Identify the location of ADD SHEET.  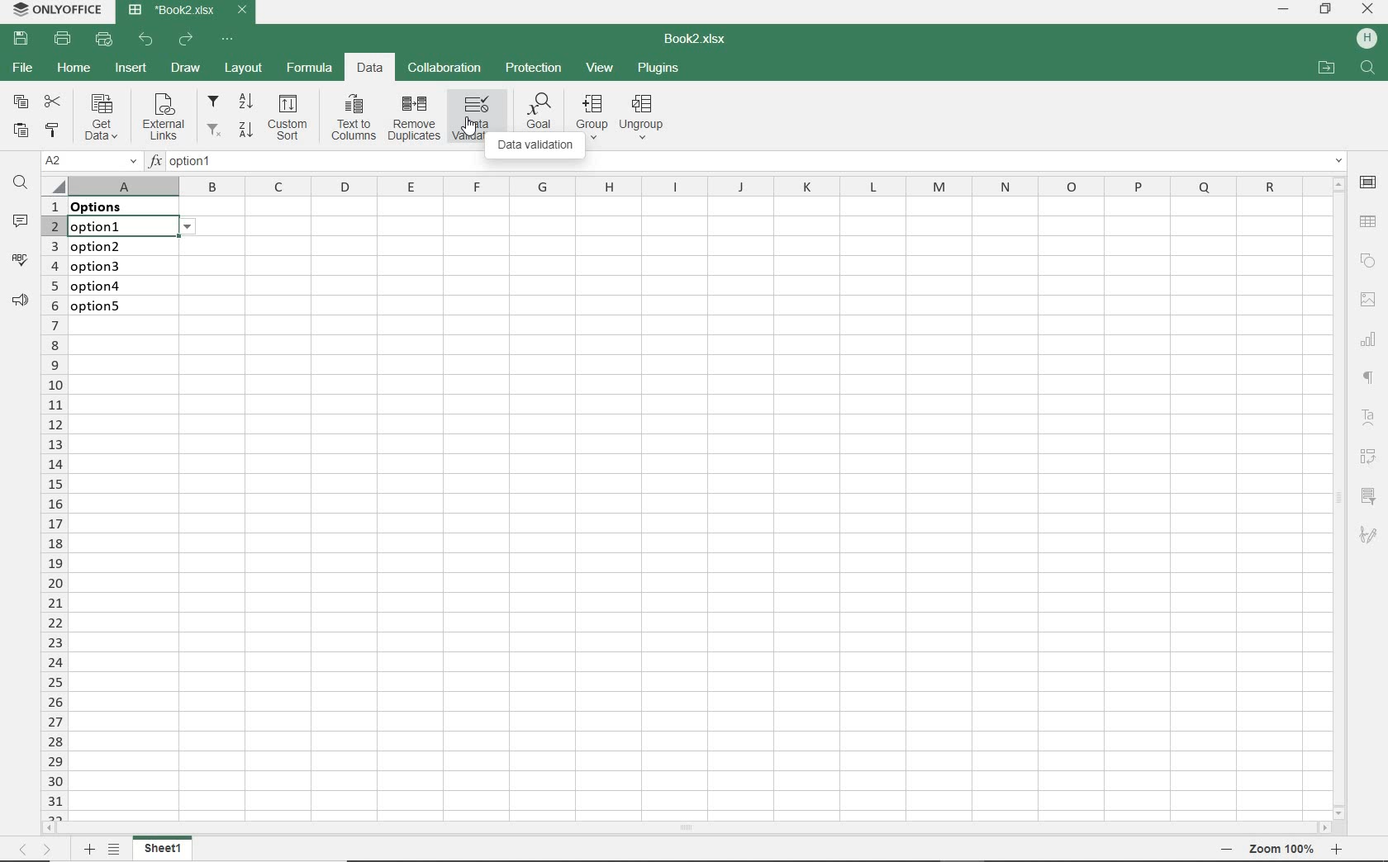
(89, 850).